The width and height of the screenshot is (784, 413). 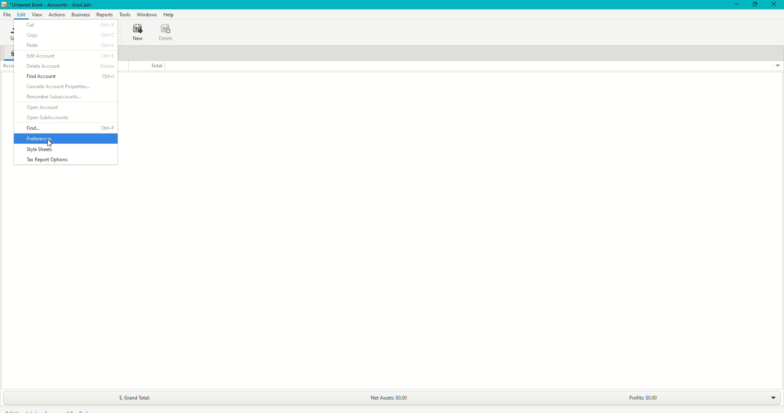 What do you see at coordinates (49, 118) in the screenshot?
I see `Open Subaccounts` at bounding box center [49, 118].